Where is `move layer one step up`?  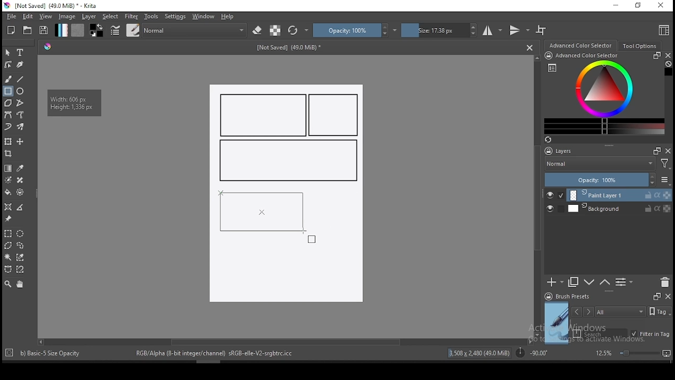 move layer one step up is located at coordinates (590, 283).